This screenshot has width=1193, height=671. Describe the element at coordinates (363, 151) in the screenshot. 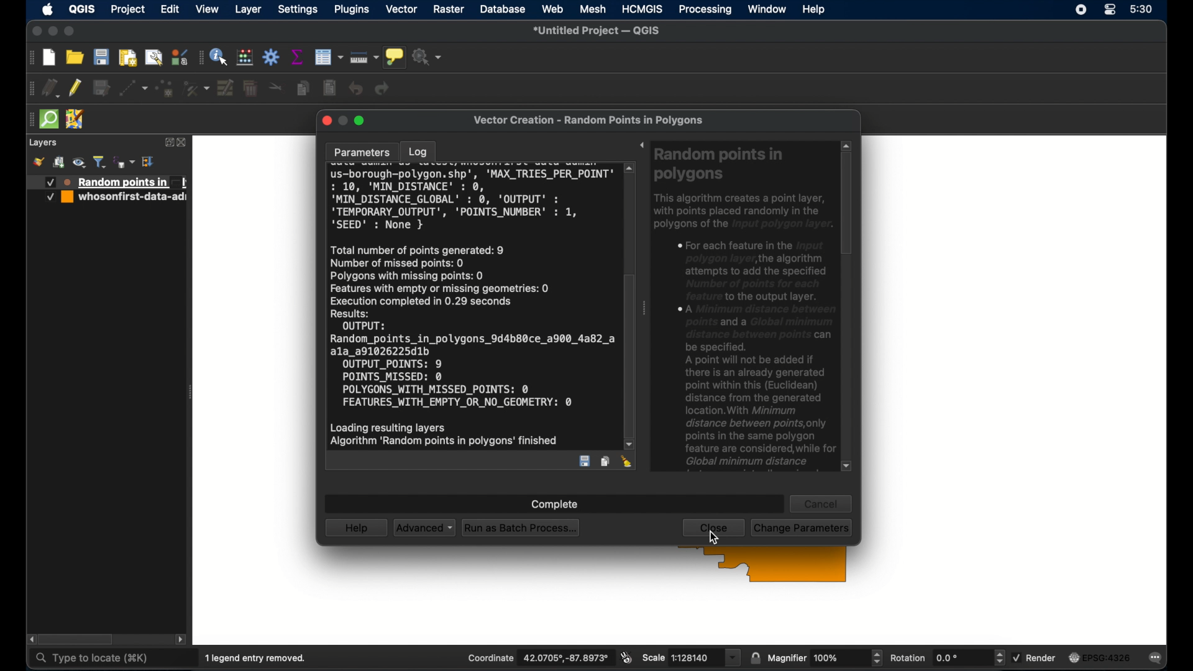

I see `parameters` at that location.